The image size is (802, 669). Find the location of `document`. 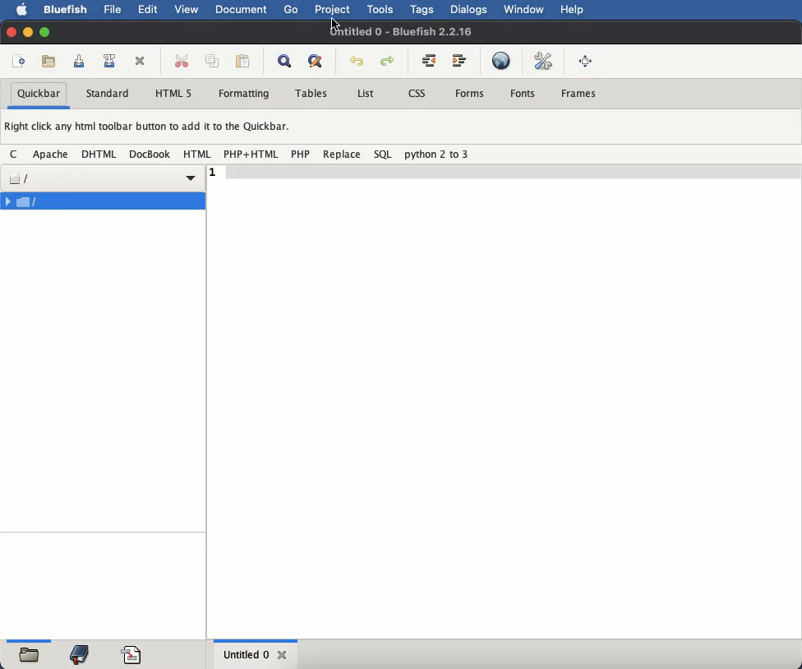

document is located at coordinates (241, 8).